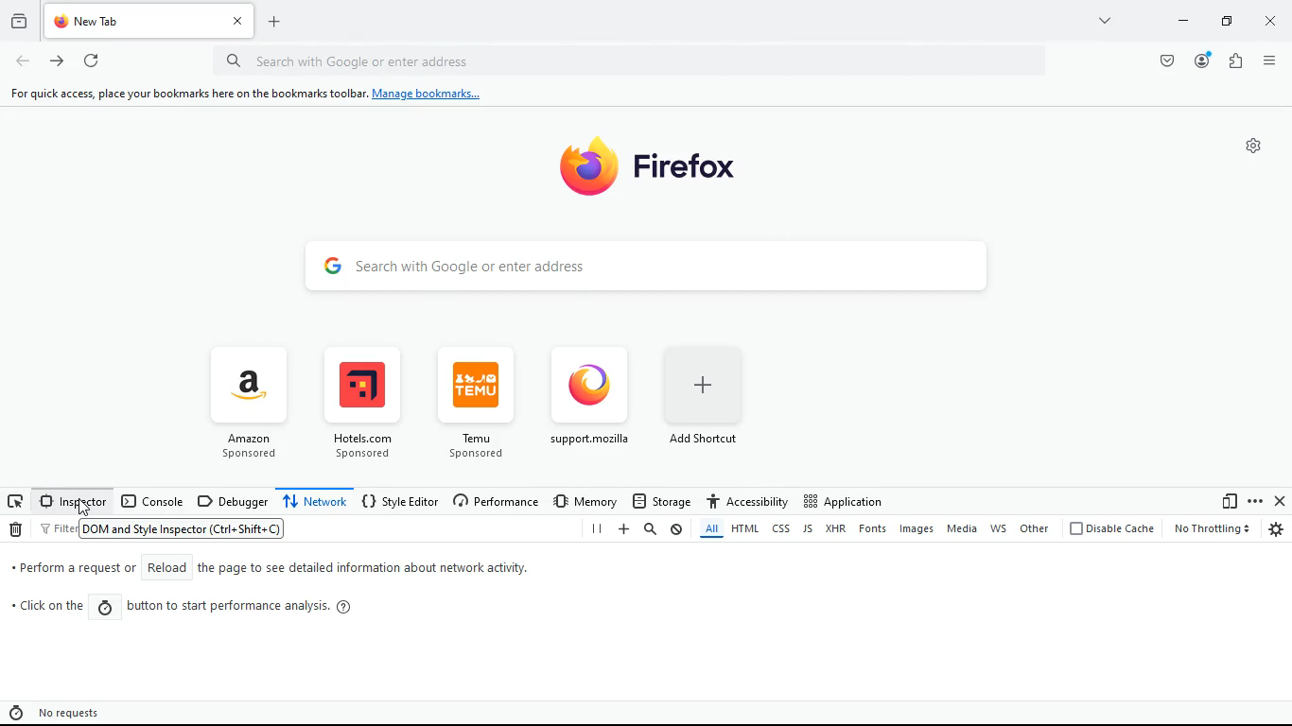 The height and width of the screenshot is (726, 1292). Describe the element at coordinates (472, 265) in the screenshot. I see `Search with Google or enter address` at that location.